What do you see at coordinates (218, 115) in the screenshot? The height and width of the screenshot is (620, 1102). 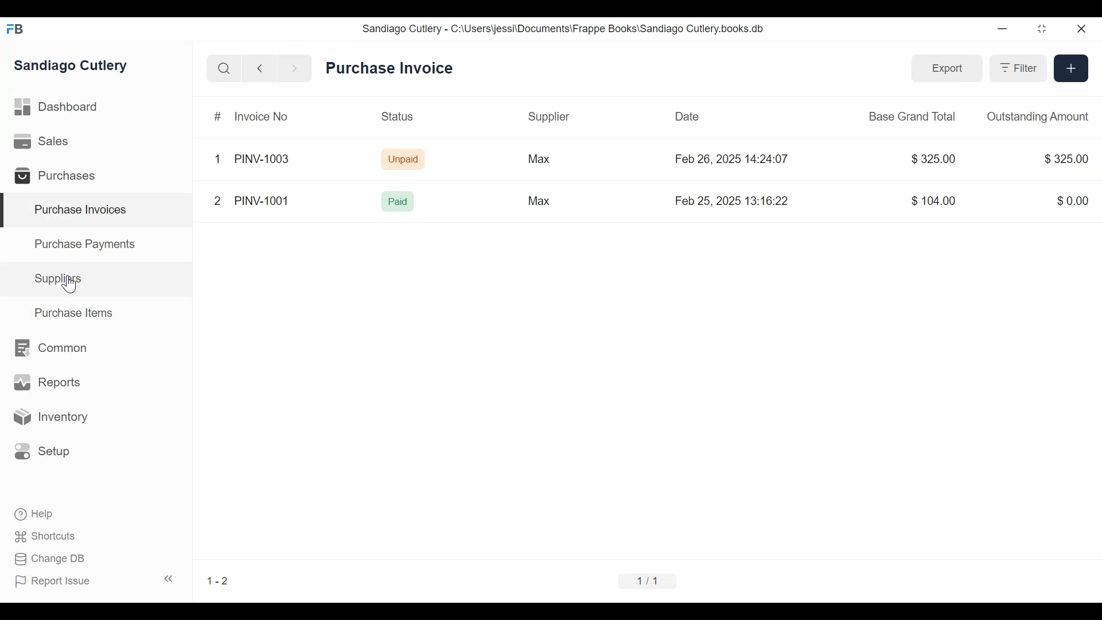 I see `#` at bounding box center [218, 115].